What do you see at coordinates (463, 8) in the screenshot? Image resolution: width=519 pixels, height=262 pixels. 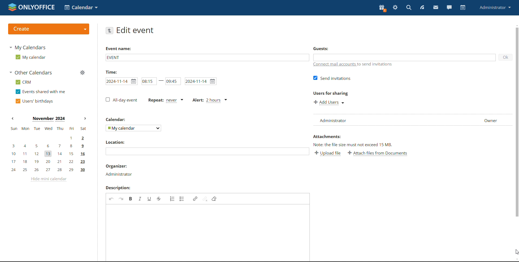 I see `calendar` at bounding box center [463, 8].